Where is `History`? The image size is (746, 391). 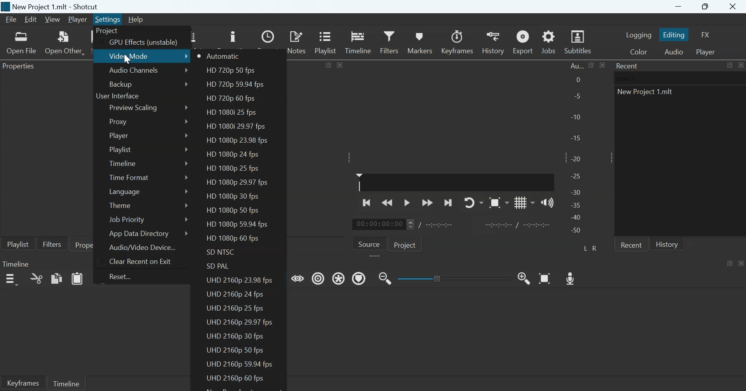 History is located at coordinates (492, 42).